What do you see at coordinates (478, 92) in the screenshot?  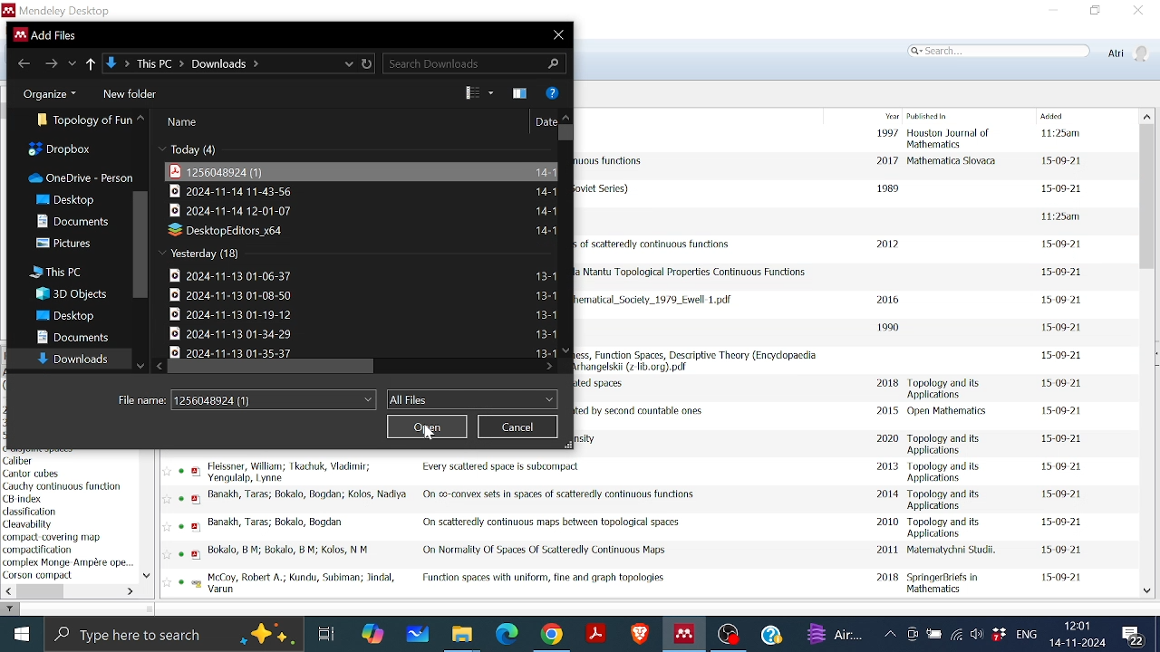 I see `View` at bounding box center [478, 92].